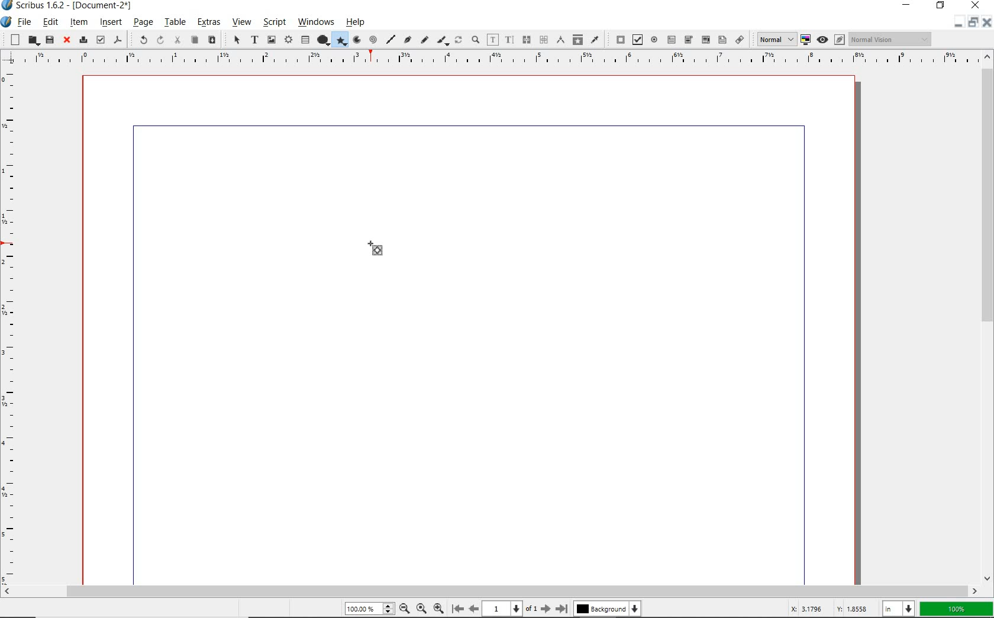 This screenshot has height=618, width=994. Describe the element at coordinates (306, 40) in the screenshot. I see `table` at that location.